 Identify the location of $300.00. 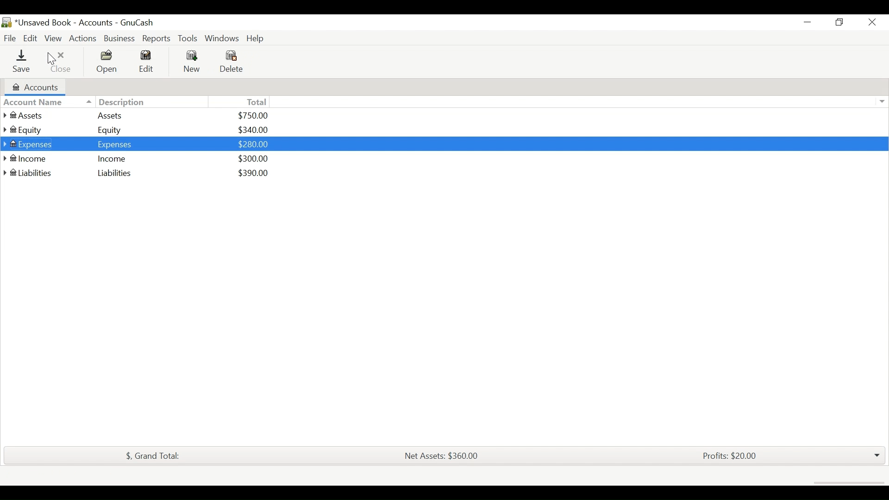
(254, 158).